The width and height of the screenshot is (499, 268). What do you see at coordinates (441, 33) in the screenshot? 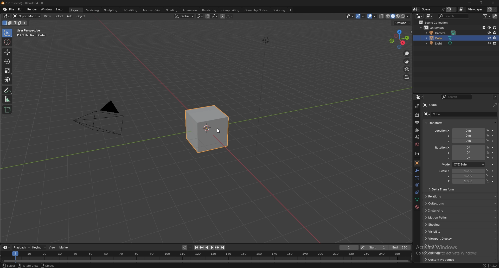
I see `camera` at bounding box center [441, 33].